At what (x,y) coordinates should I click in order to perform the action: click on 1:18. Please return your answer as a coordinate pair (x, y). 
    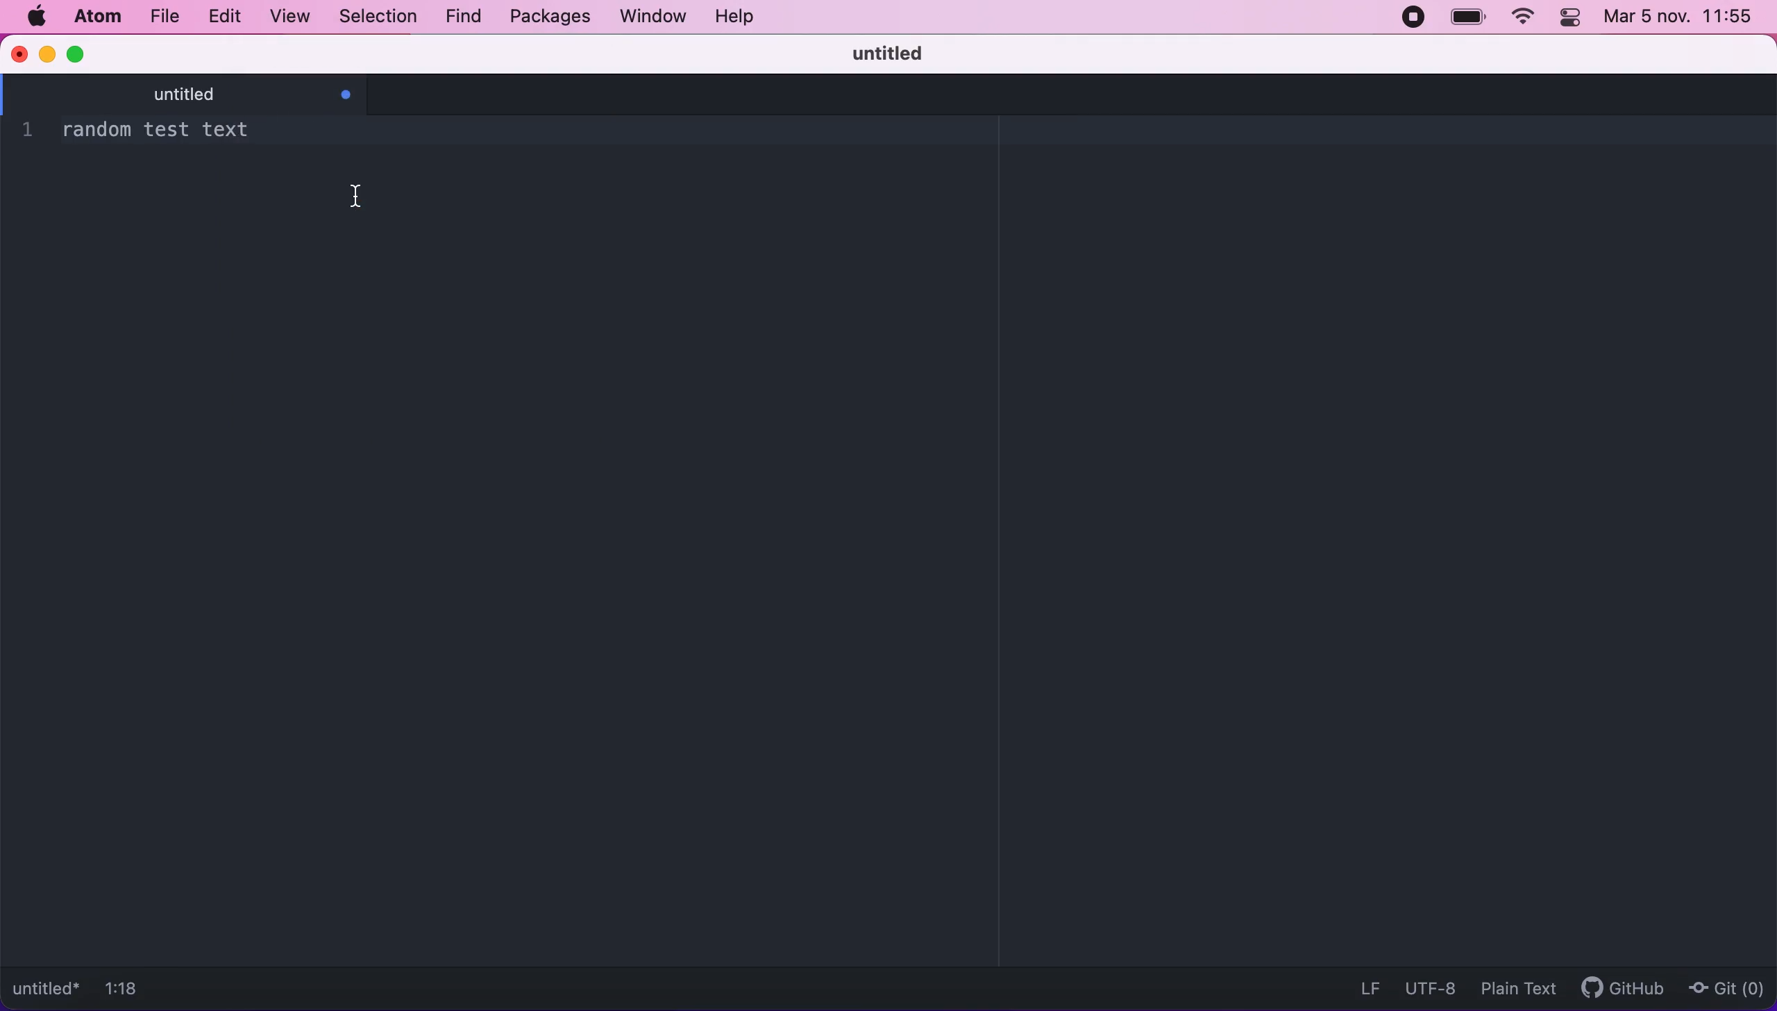
    Looking at the image, I should click on (130, 986).